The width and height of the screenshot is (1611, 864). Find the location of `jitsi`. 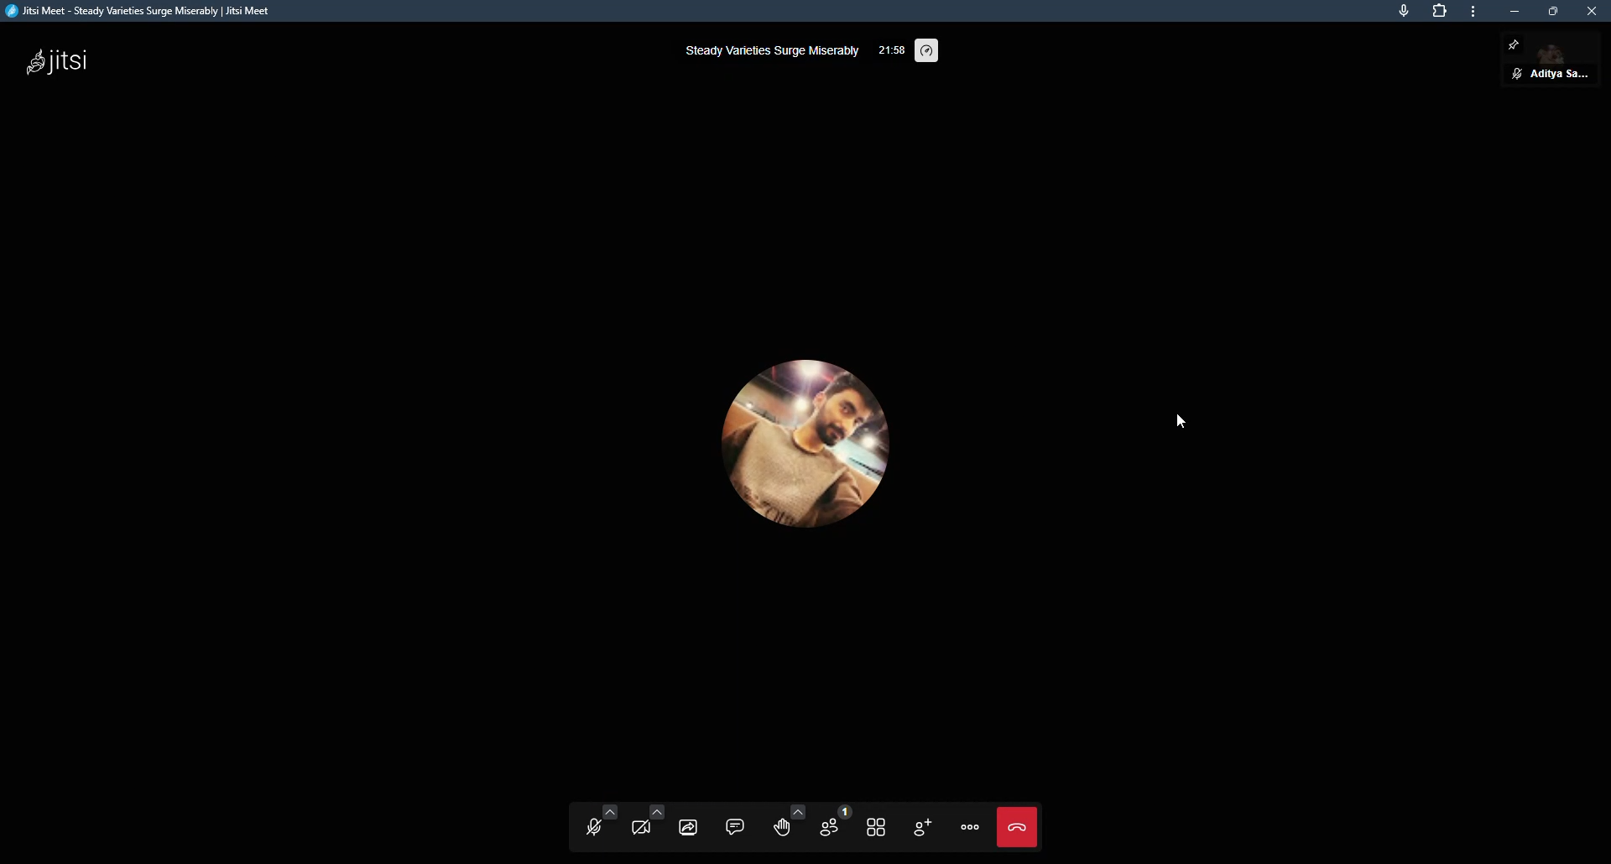

jitsi is located at coordinates (58, 60).